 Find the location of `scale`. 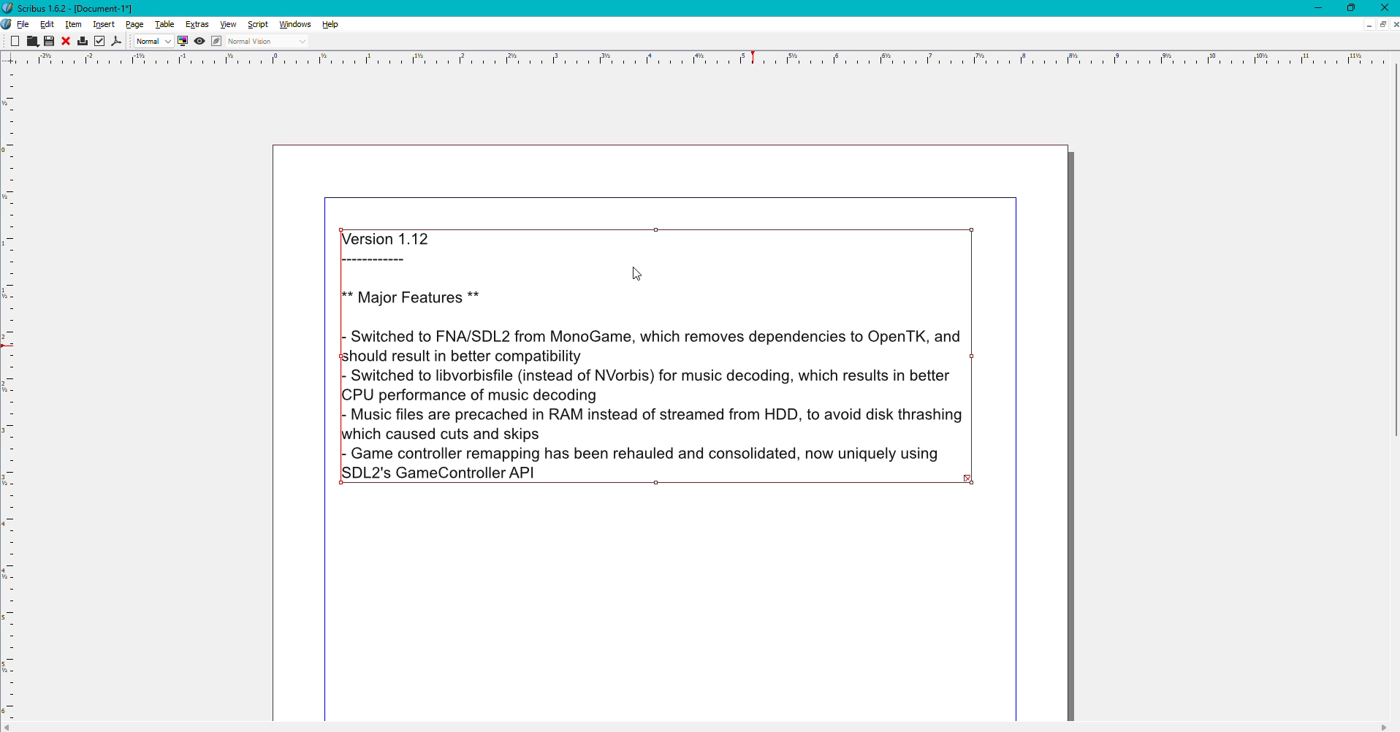

scale is located at coordinates (706, 57).